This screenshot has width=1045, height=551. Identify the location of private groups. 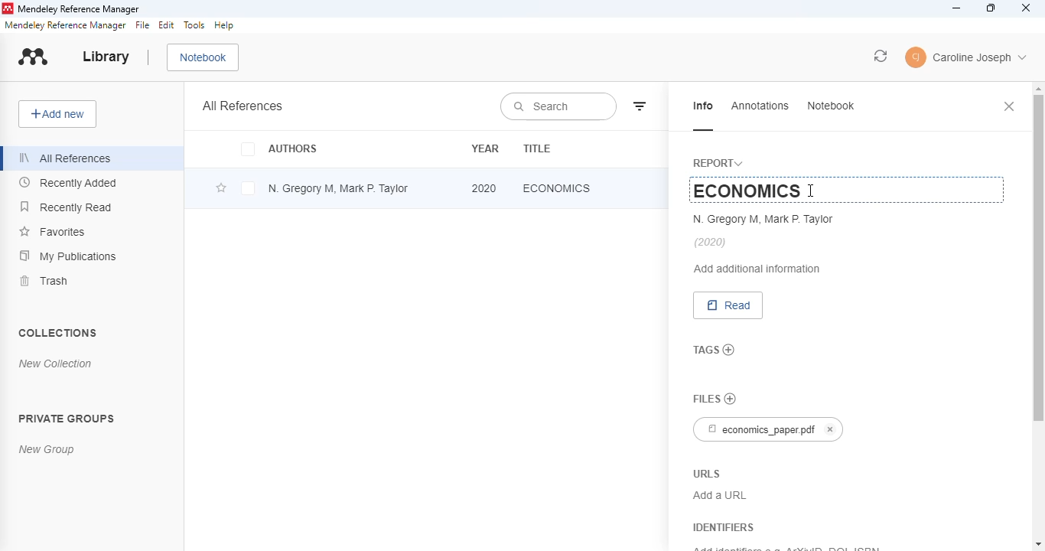
(67, 419).